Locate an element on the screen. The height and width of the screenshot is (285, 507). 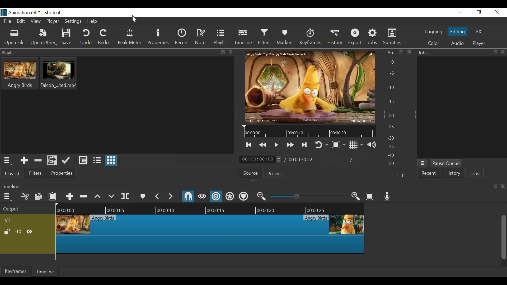
Open File is located at coordinates (14, 38).